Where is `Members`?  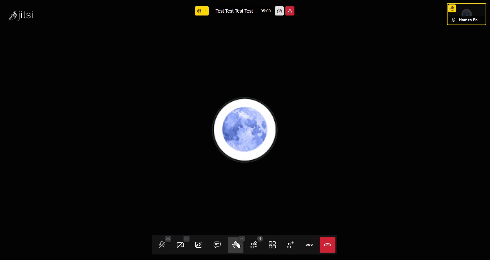 Members is located at coordinates (257, 245).